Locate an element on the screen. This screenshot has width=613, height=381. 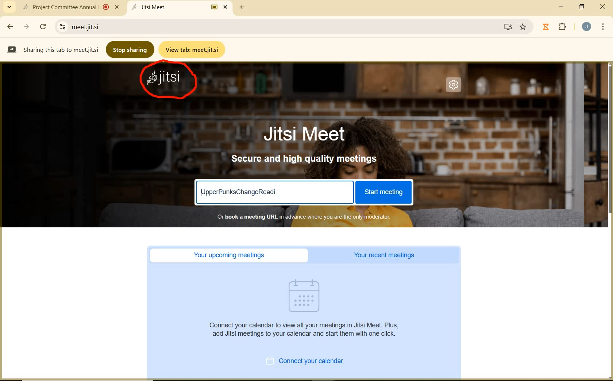
close is located at coordinates (602, 7).